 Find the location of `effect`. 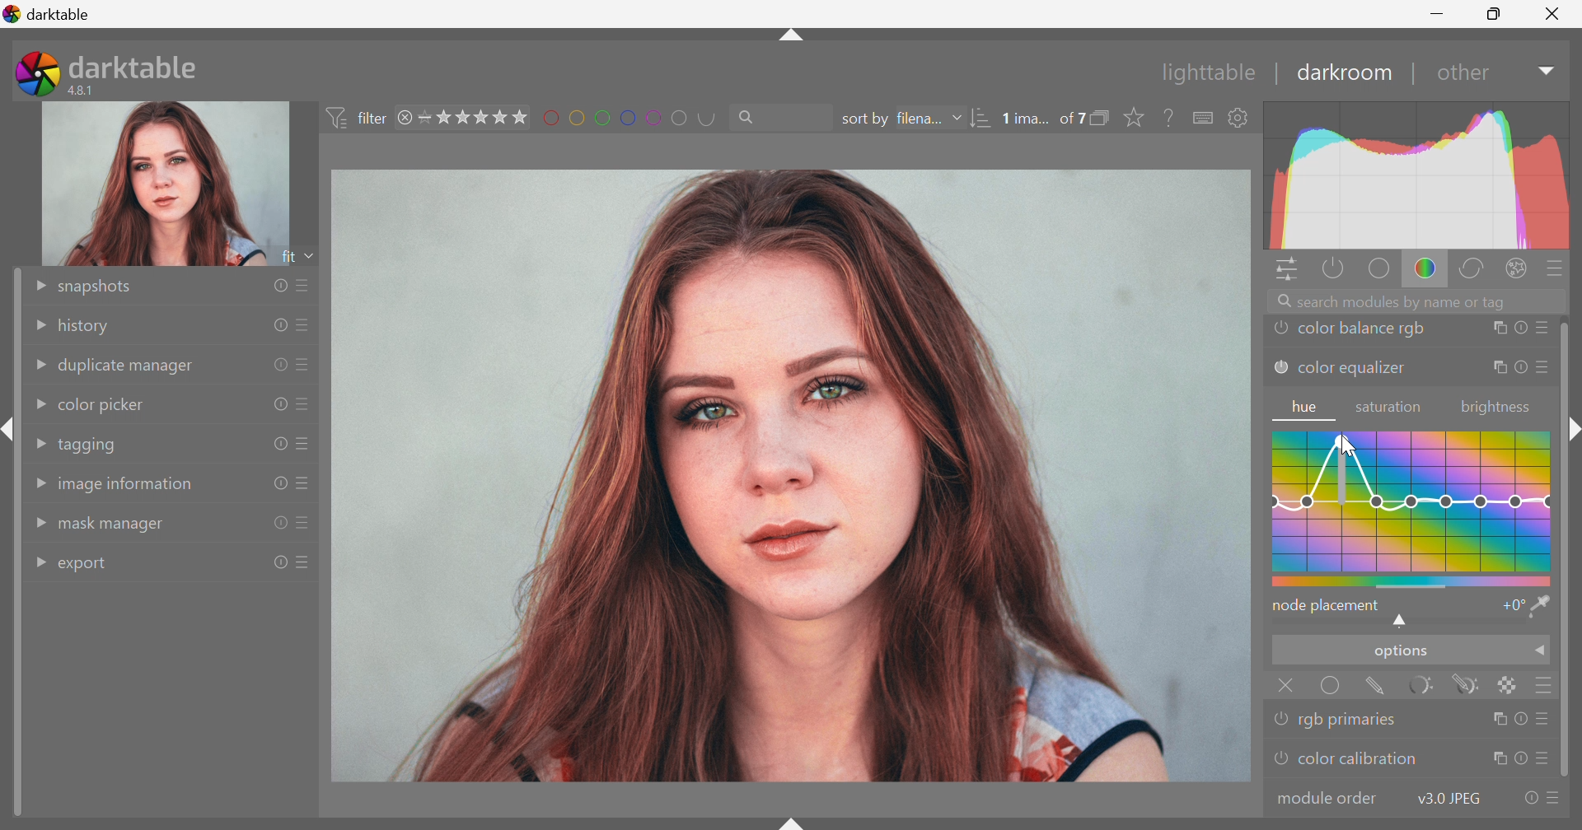

effect is located at coordinates (1517, 267).